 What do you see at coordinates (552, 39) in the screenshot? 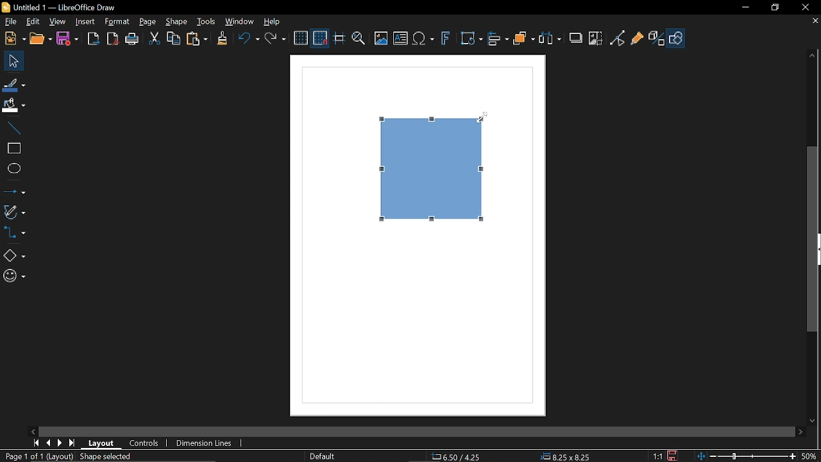
I see `Select at least three objects to distribute` at bounding box center [552, 39].